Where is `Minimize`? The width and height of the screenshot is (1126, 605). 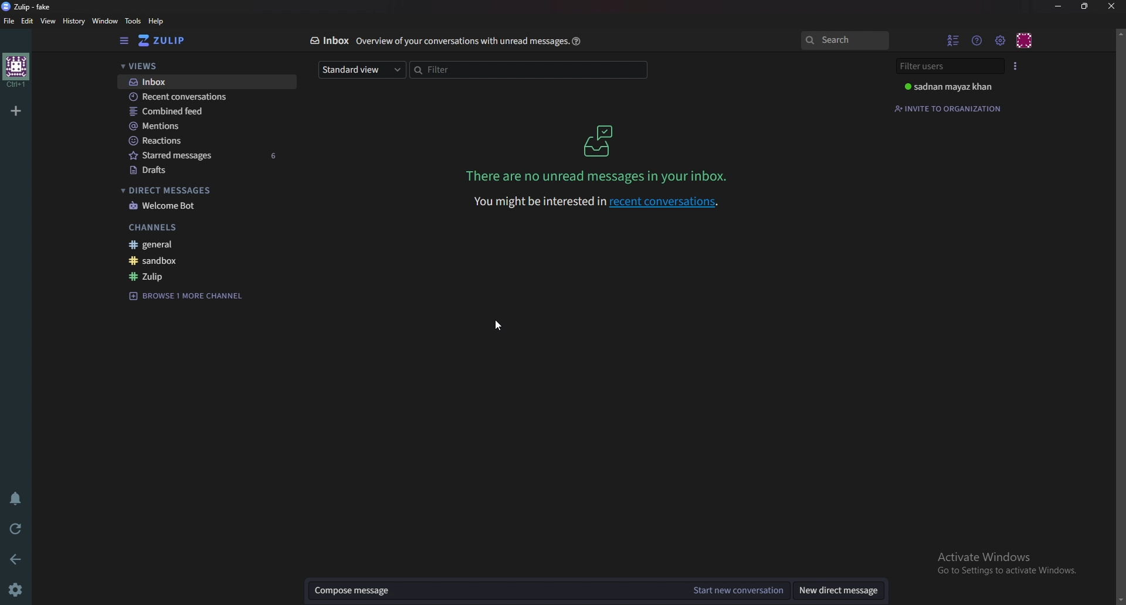 Minimize is located at coordinates (1060, 6).